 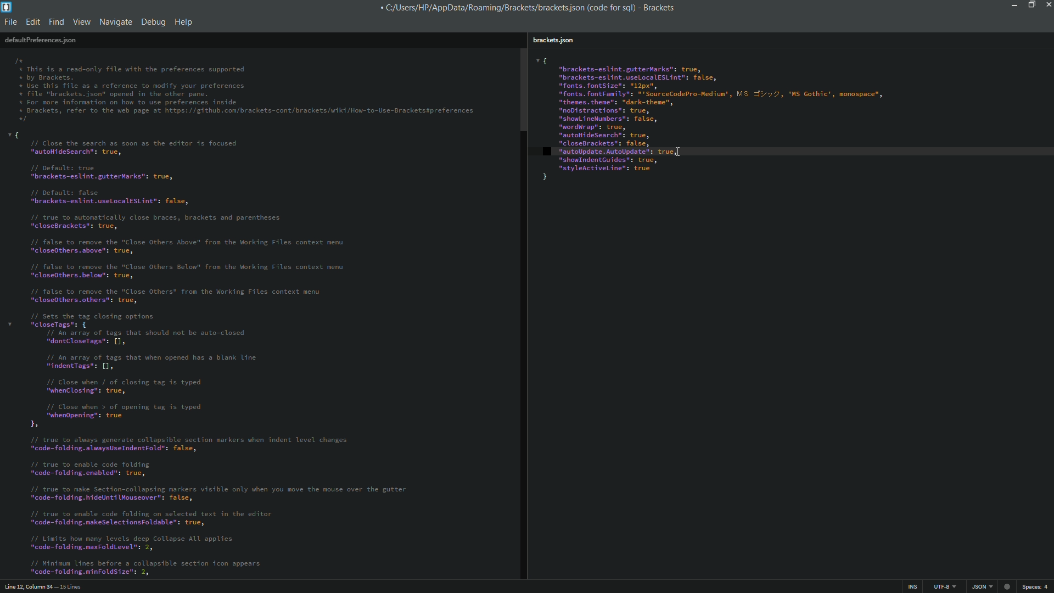 What do you see at coordinates (1008, 585) in the screenshot?
I see `record` at bounding box center [1008, 585].